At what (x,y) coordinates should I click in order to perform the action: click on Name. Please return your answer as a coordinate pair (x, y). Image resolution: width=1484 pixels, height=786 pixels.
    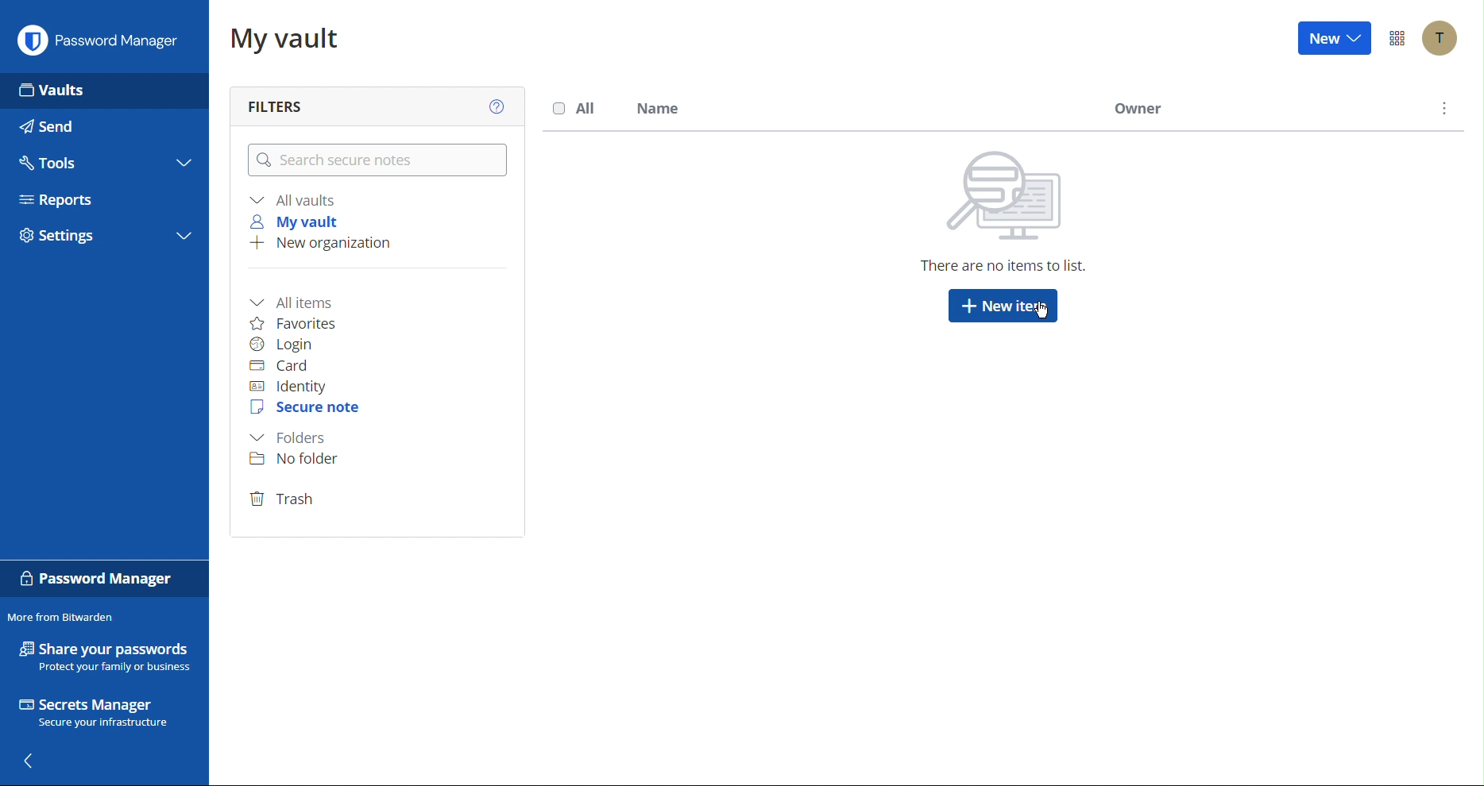
    Looking at the image, I should click on (667, 109).